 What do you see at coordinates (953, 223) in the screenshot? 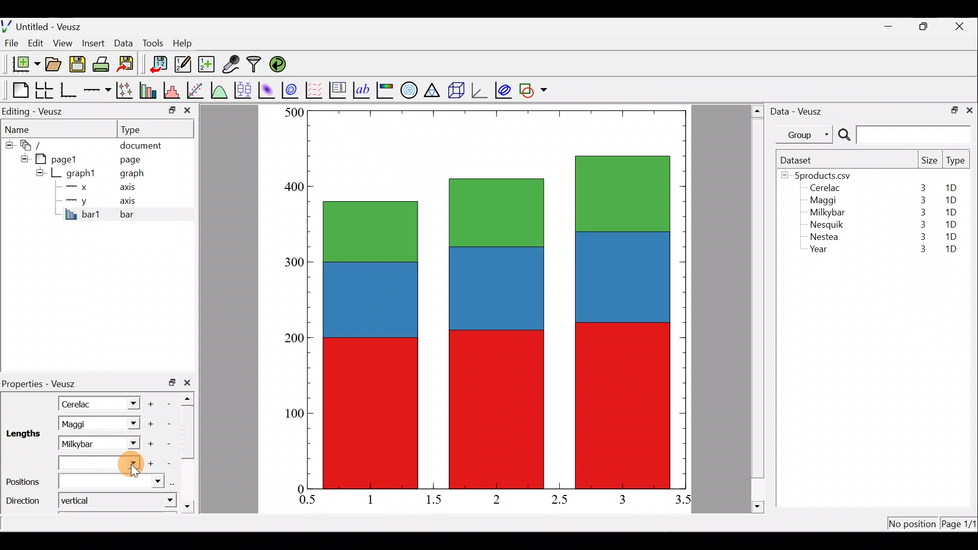
I see `1D` at bounding box center [953, 223].